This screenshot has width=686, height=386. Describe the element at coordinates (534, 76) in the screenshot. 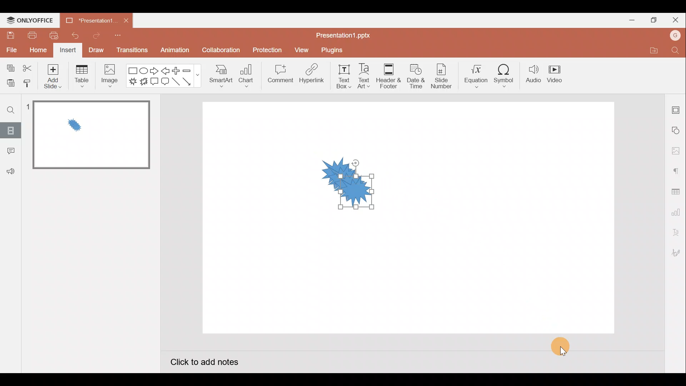

I see `Audio` at that location.